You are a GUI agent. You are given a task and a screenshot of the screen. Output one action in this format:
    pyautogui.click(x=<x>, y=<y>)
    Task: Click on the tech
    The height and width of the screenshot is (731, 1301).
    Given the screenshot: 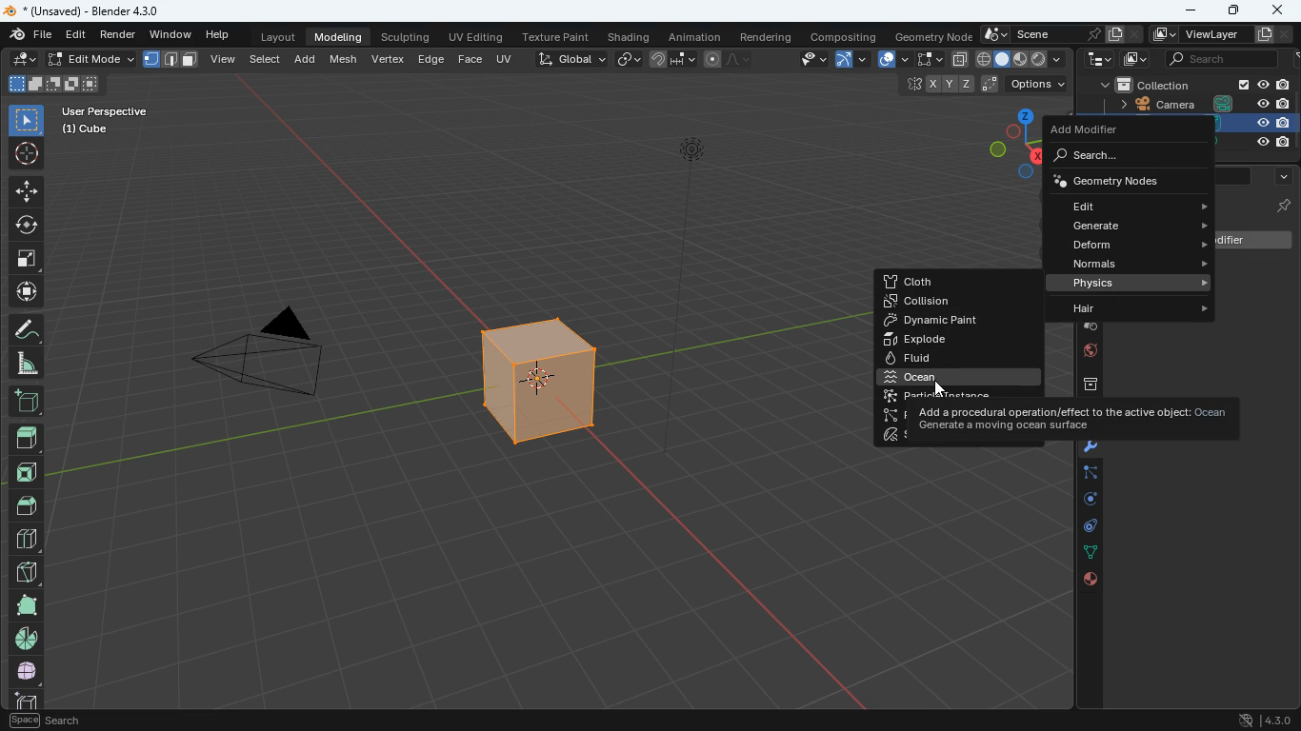 What is the action you would take?
    pyautogui.click(x=1096, y=59)
    